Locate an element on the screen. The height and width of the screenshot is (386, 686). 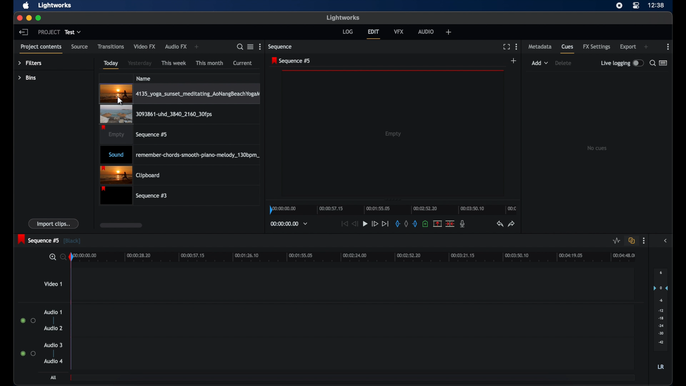
audio clip is located at coordinates (180, 155).